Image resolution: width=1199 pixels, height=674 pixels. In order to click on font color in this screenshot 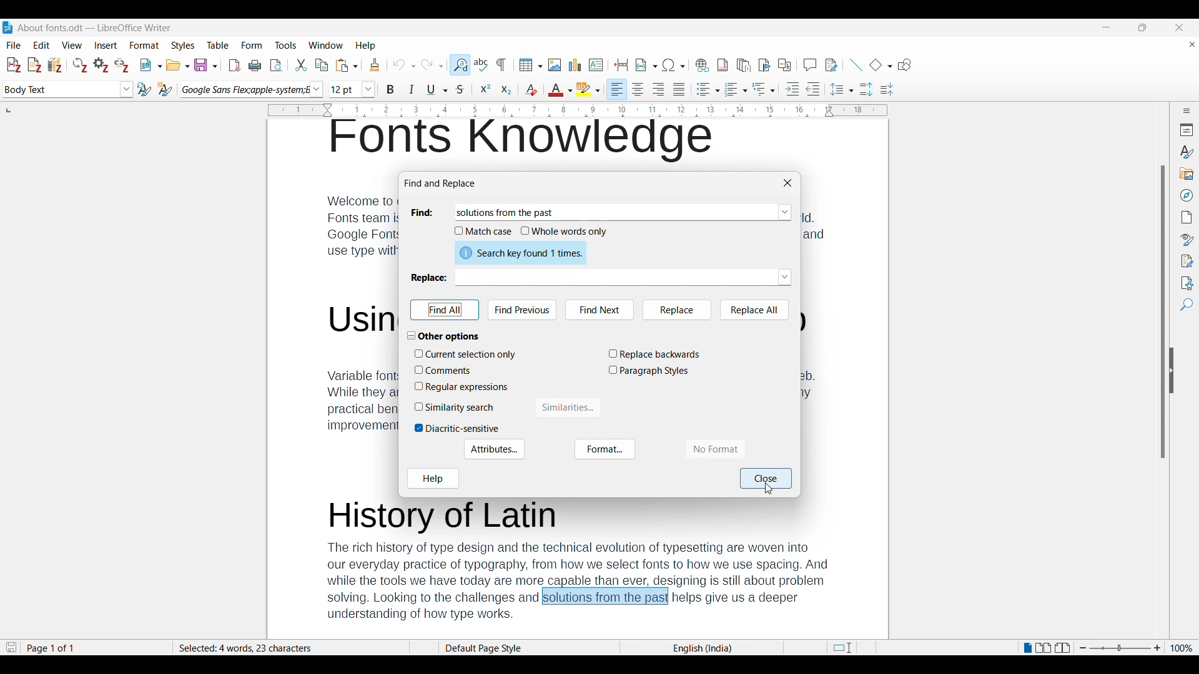, I will do `click(560, 90)`.